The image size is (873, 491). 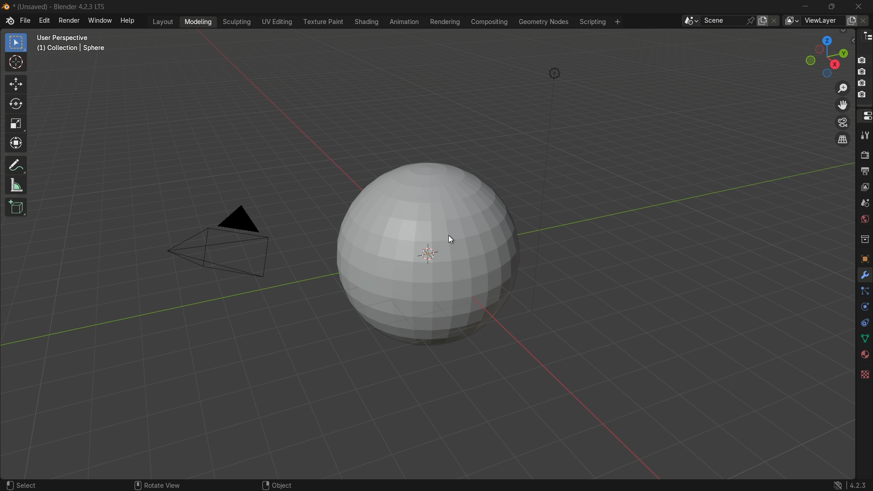 What do you see at coordinates (864, 355) in the screenshot?
I see `material` at bounding box center [864, 355].